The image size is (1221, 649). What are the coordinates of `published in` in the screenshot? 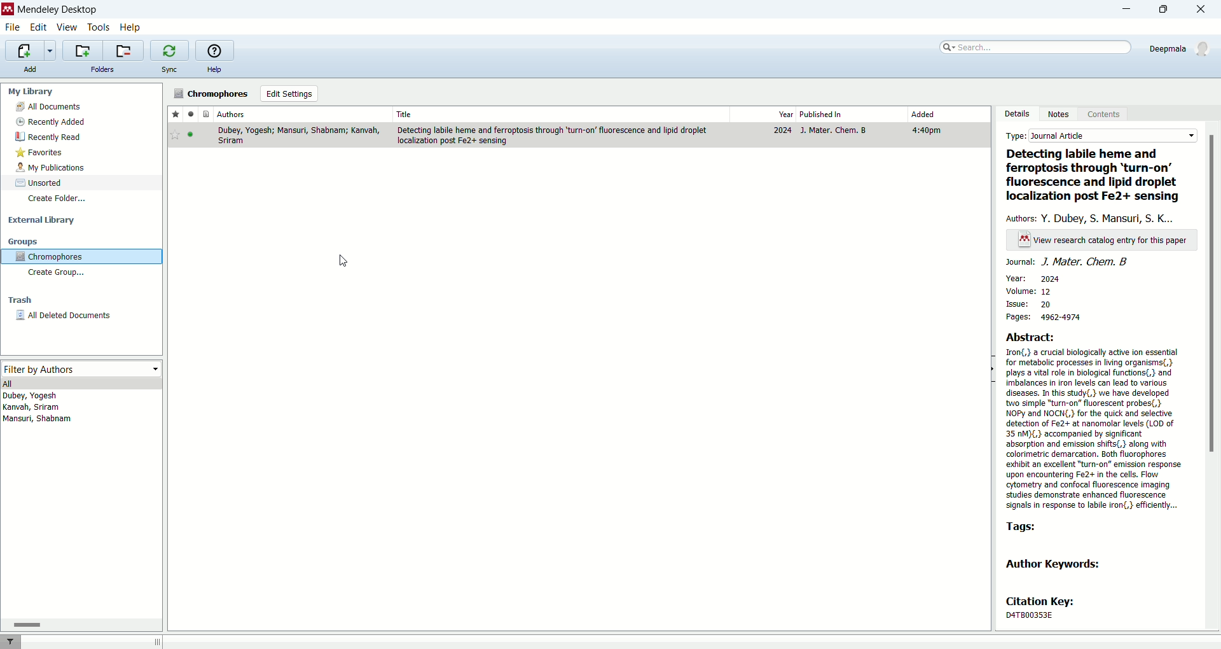 It's located at (850, 115).